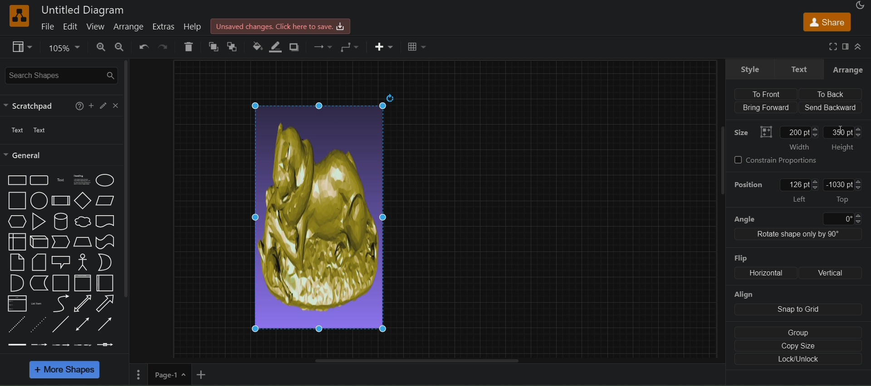 This screenshot has height=386, width=871. What do you see at coordinates (840, 130) in the screenshot?
I see `Text cursor` at bounding box center [840, 130].